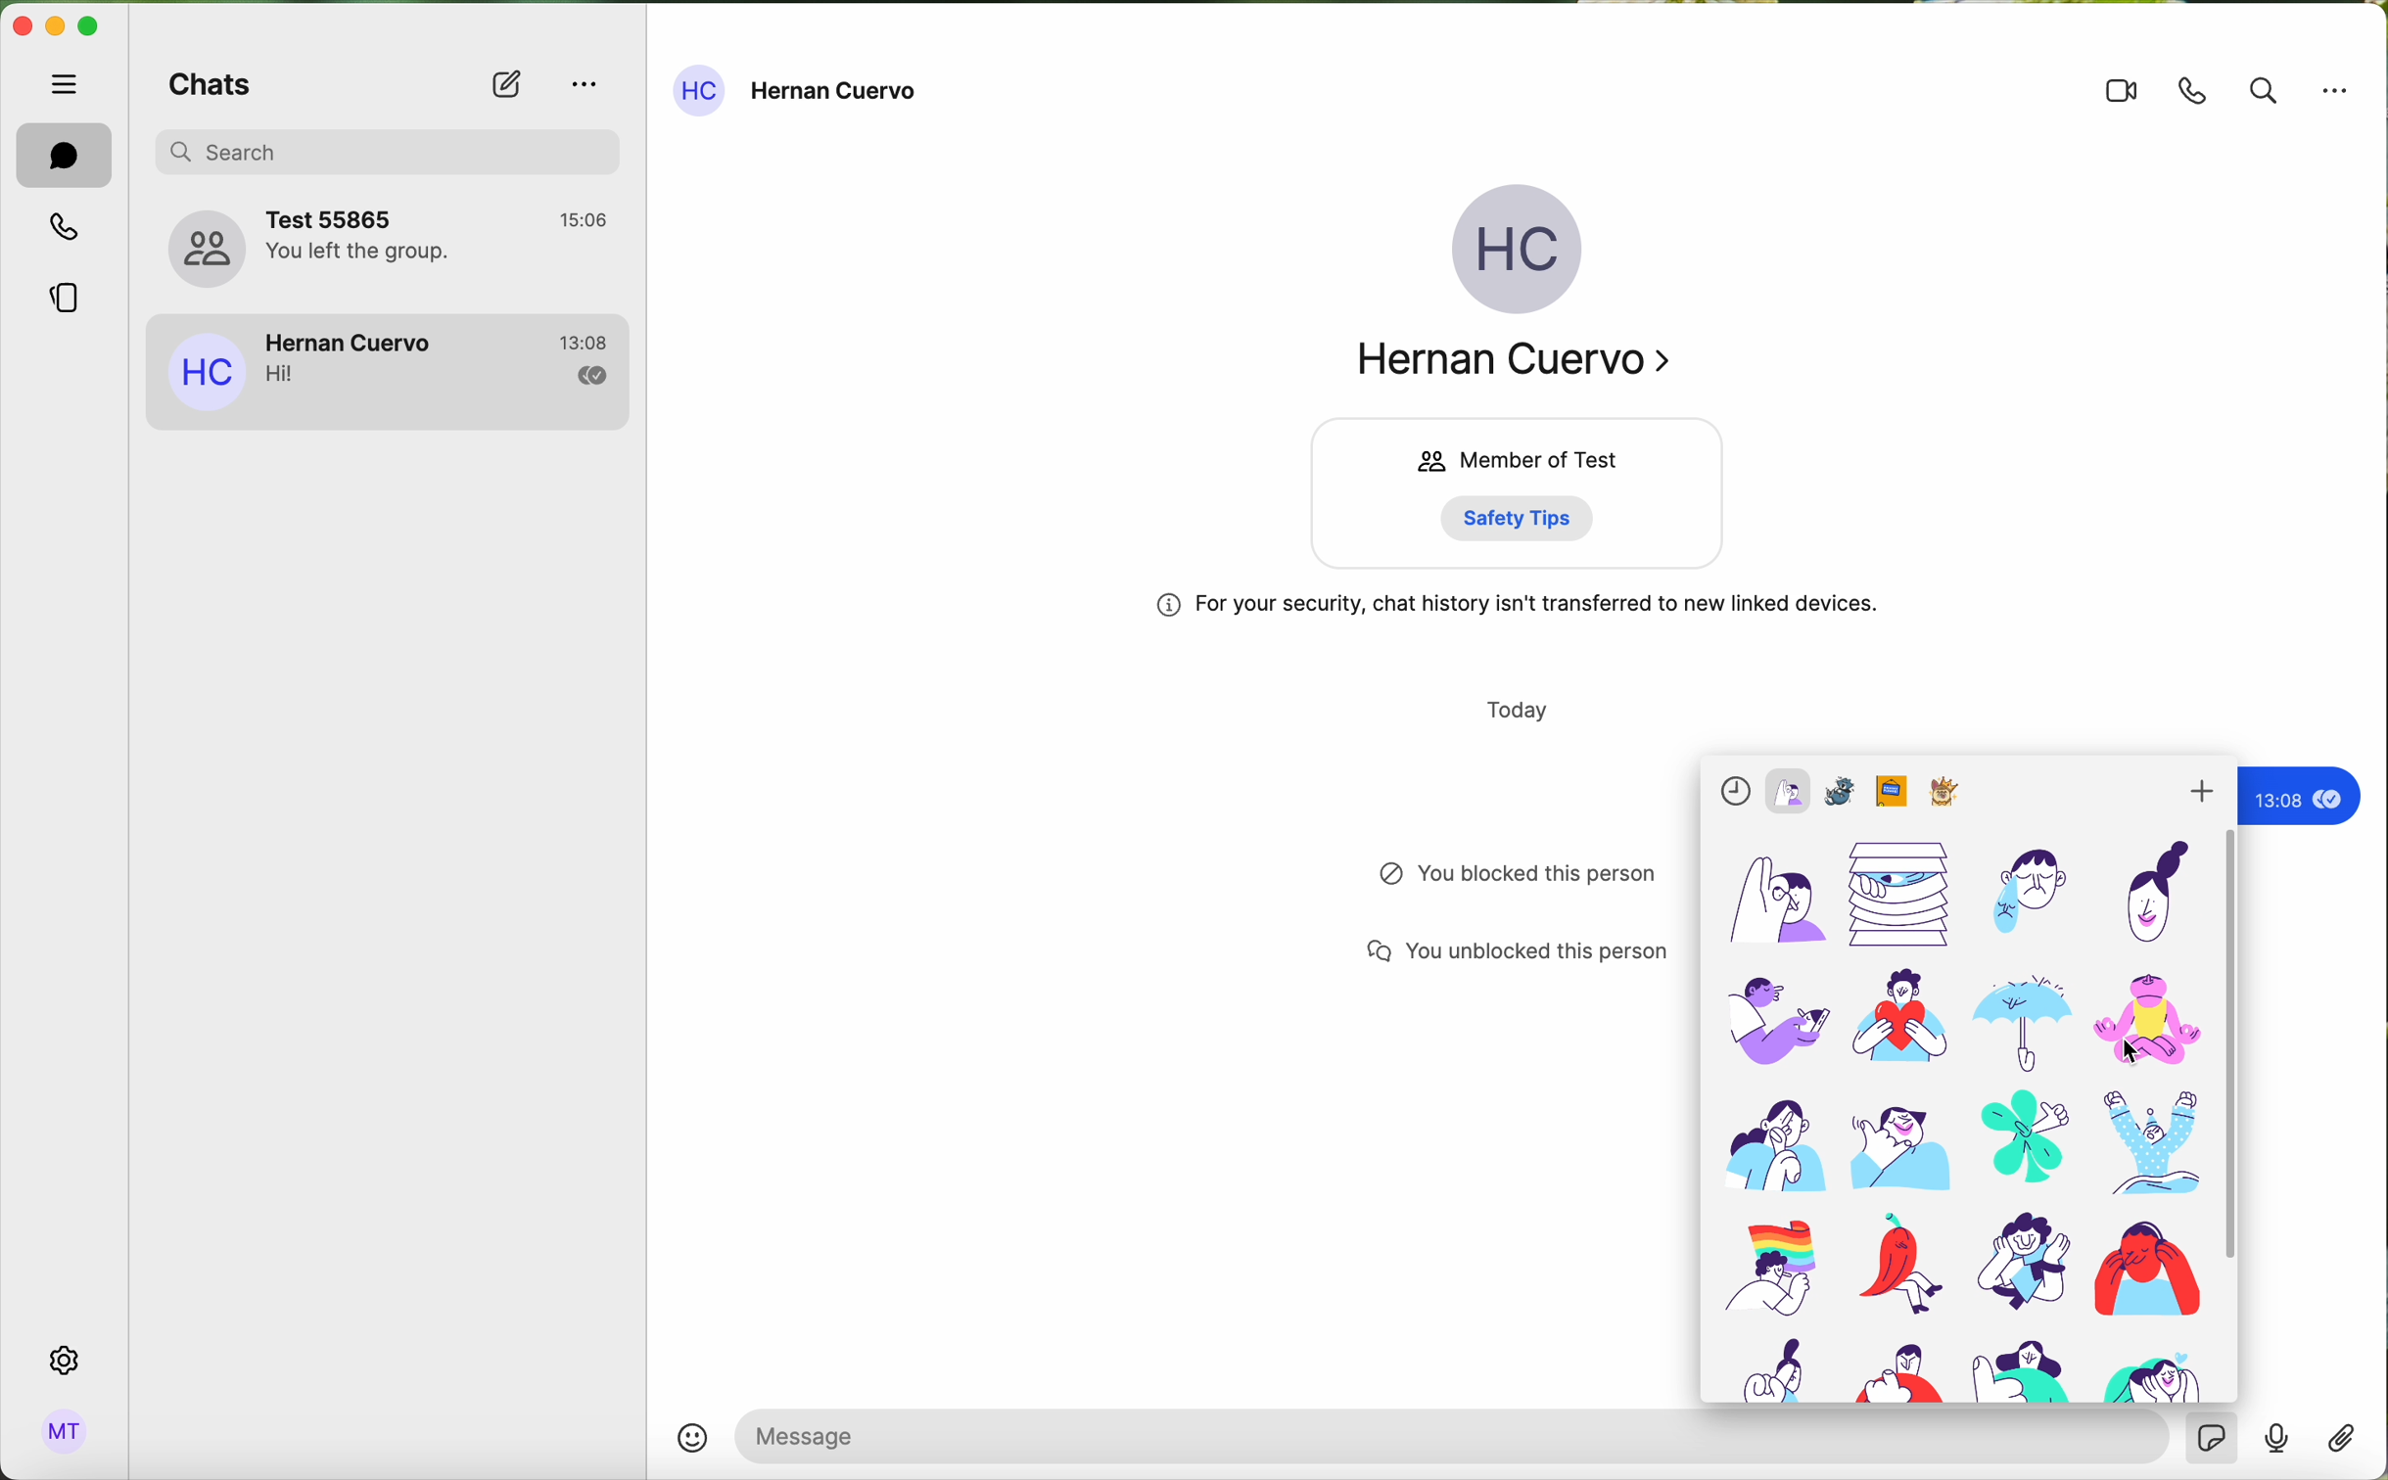 This screenshot has width=2388, height=1480. I want to click on saftey test, so click(1526, 518).